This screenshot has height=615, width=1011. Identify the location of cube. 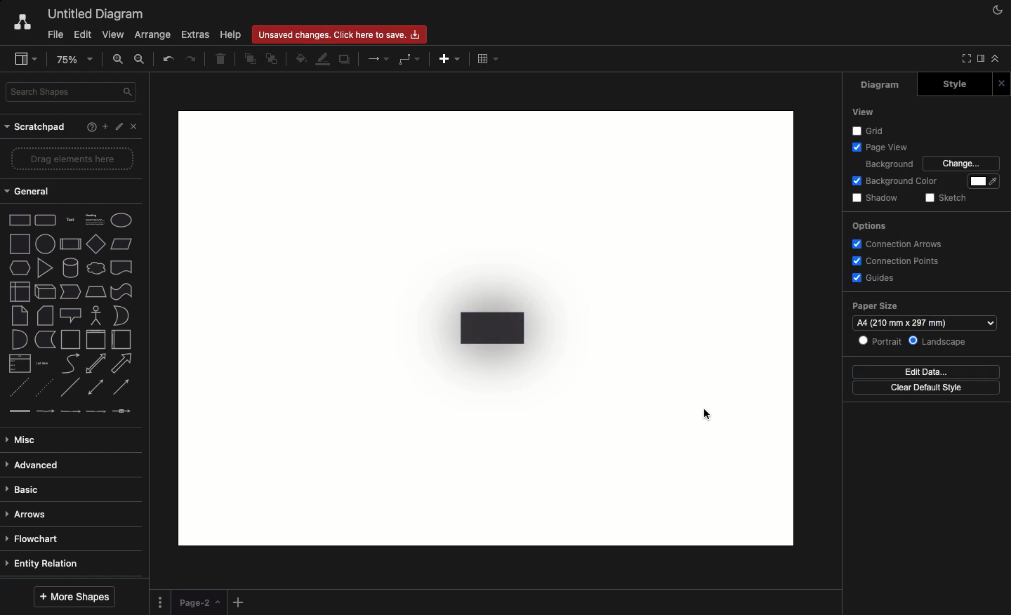
(43, 291).